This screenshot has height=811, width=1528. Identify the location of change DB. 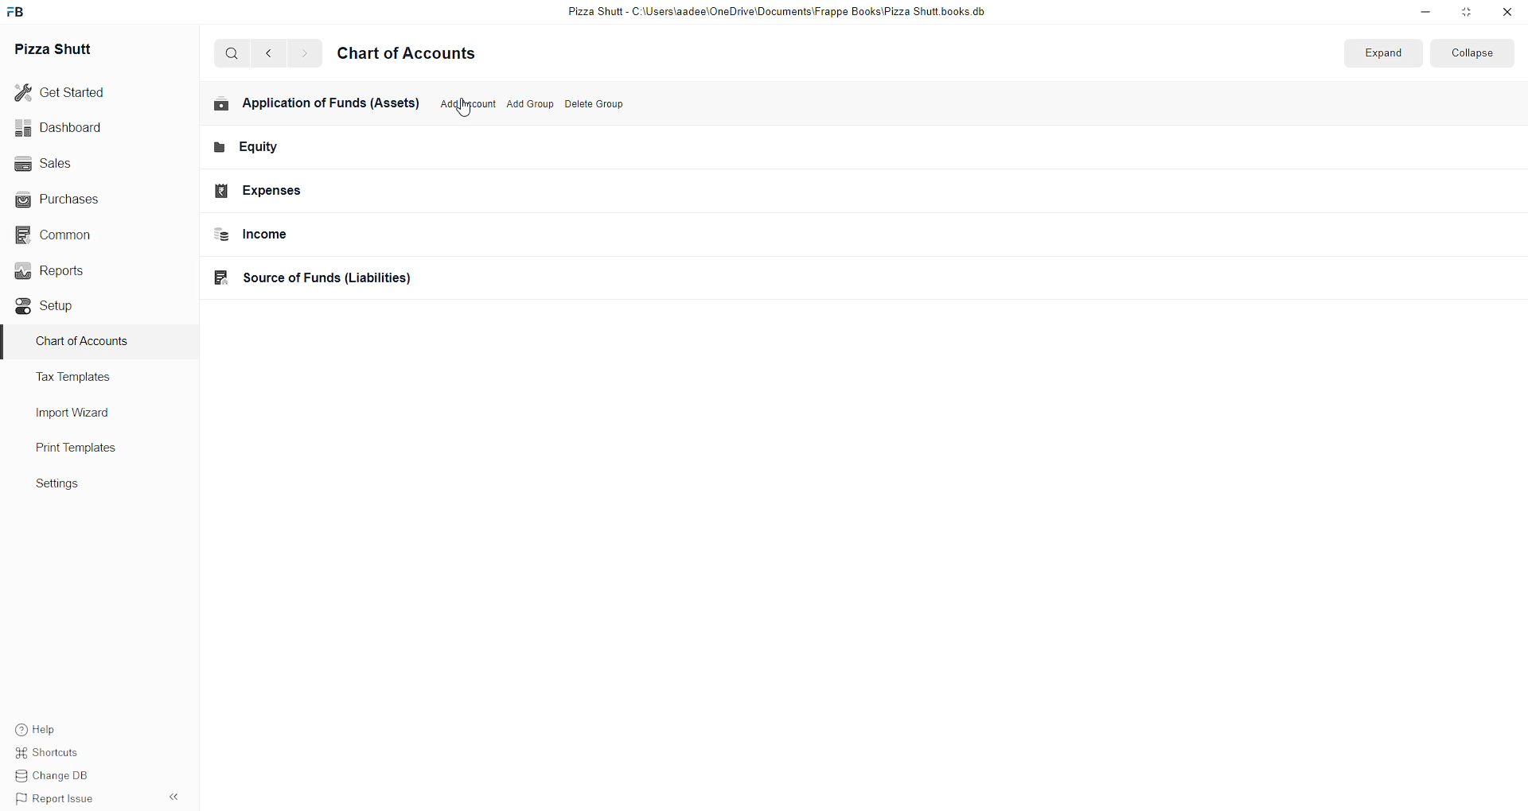
(52, 778).